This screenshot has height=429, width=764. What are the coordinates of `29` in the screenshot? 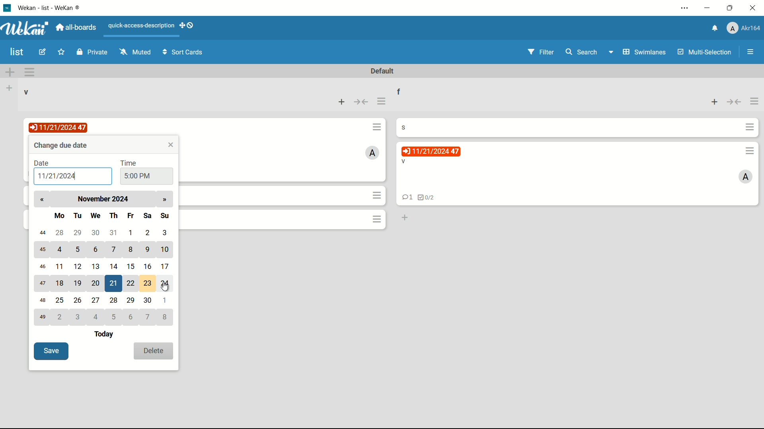 It's located at (78, 233).